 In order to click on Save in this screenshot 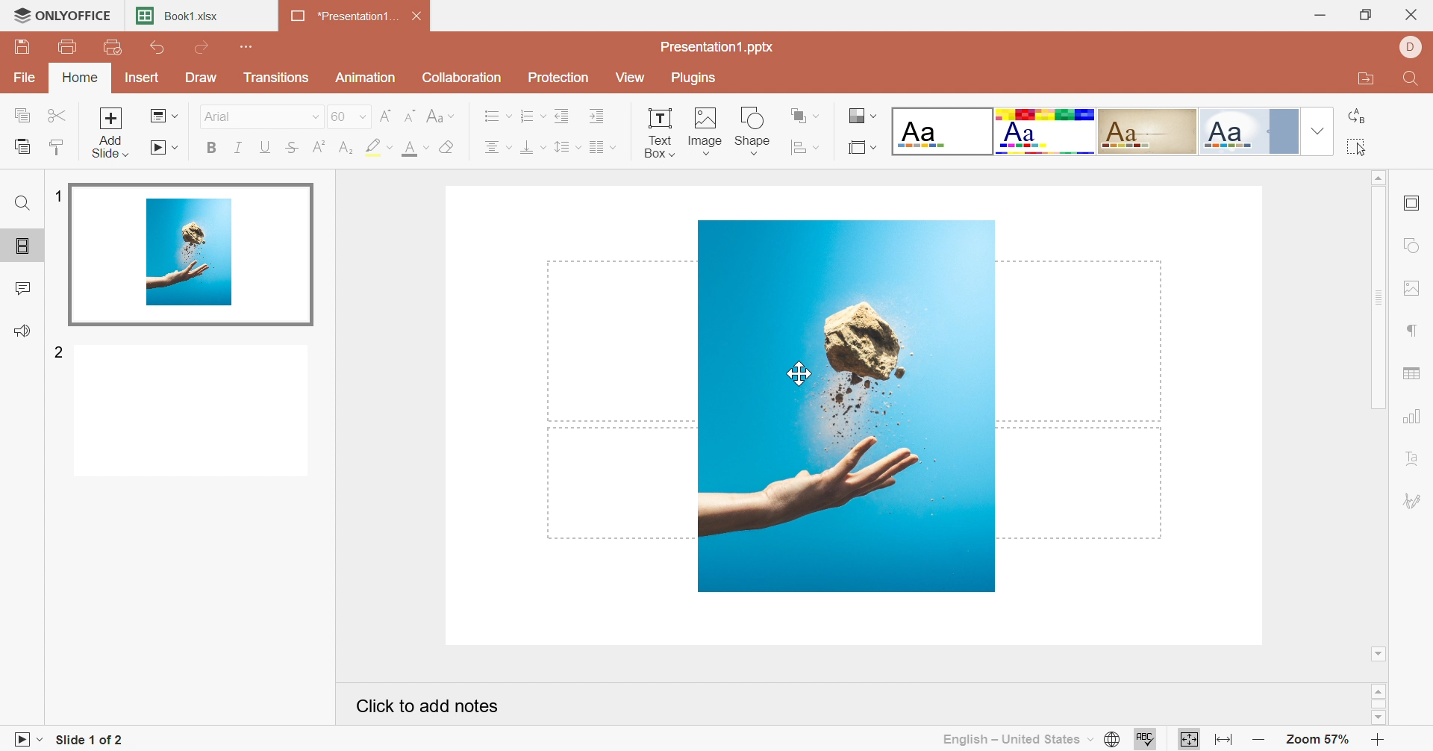, I will do `click(25, 49)`.